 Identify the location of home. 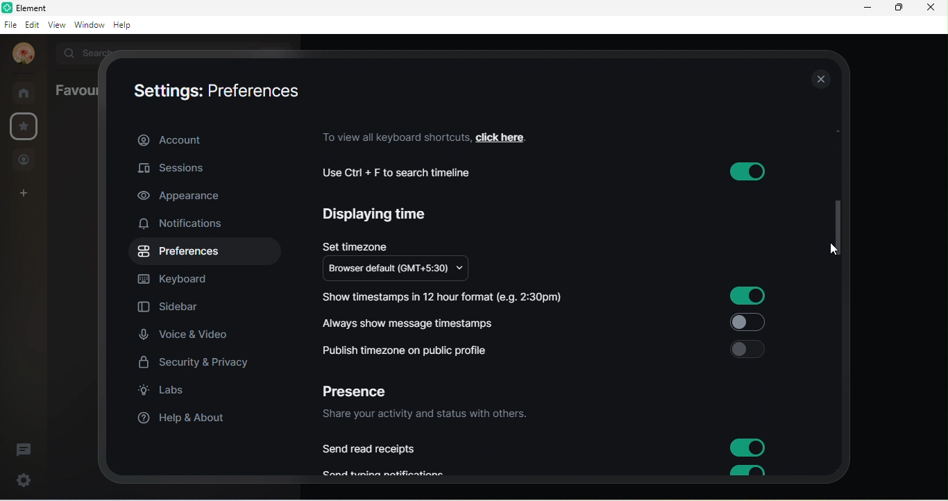
(25, 92).